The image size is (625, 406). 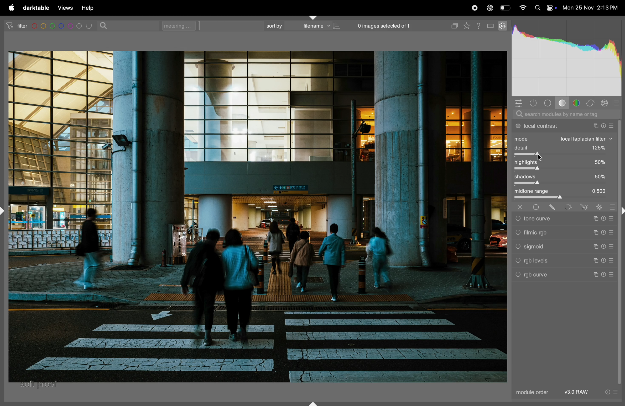 I want to click on shift+ctrl+r, so click(x=621, y=212).